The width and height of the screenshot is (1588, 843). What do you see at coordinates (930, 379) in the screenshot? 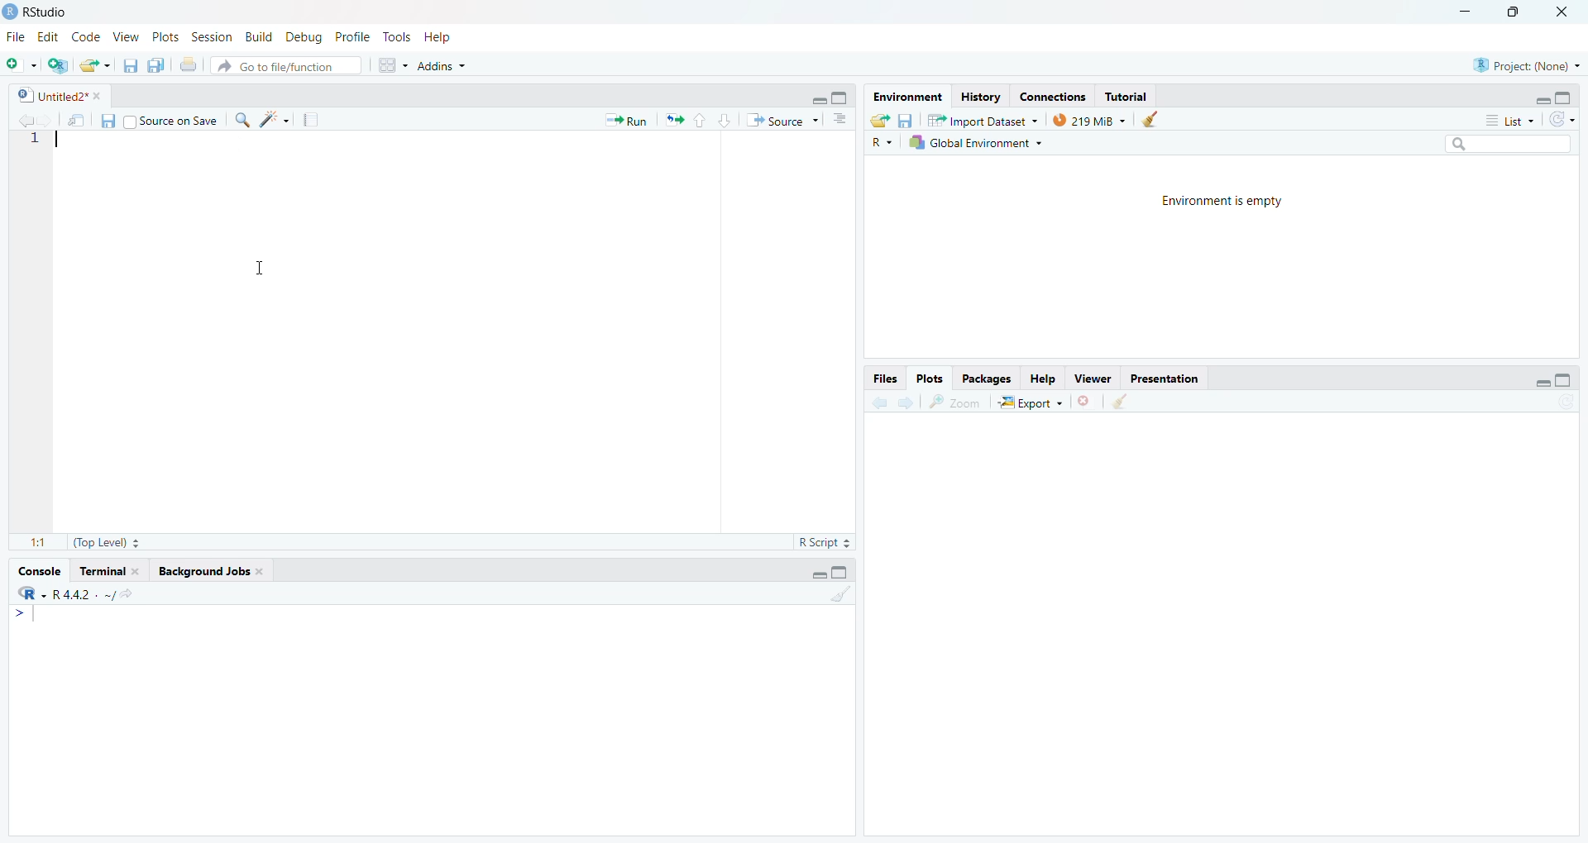
I see `Plots` at bounding box center [930, 379].